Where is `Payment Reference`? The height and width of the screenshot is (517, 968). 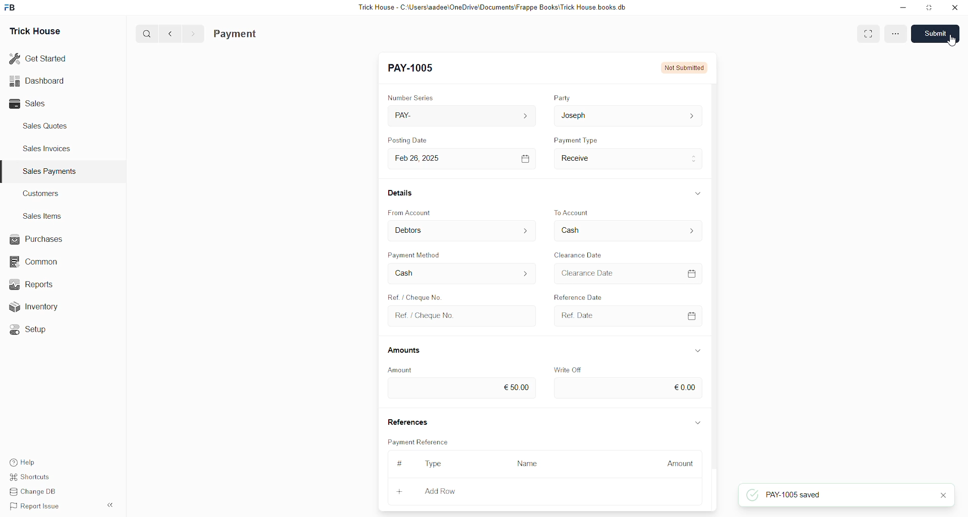 Payment Reference is located at coordinates (420, 441).